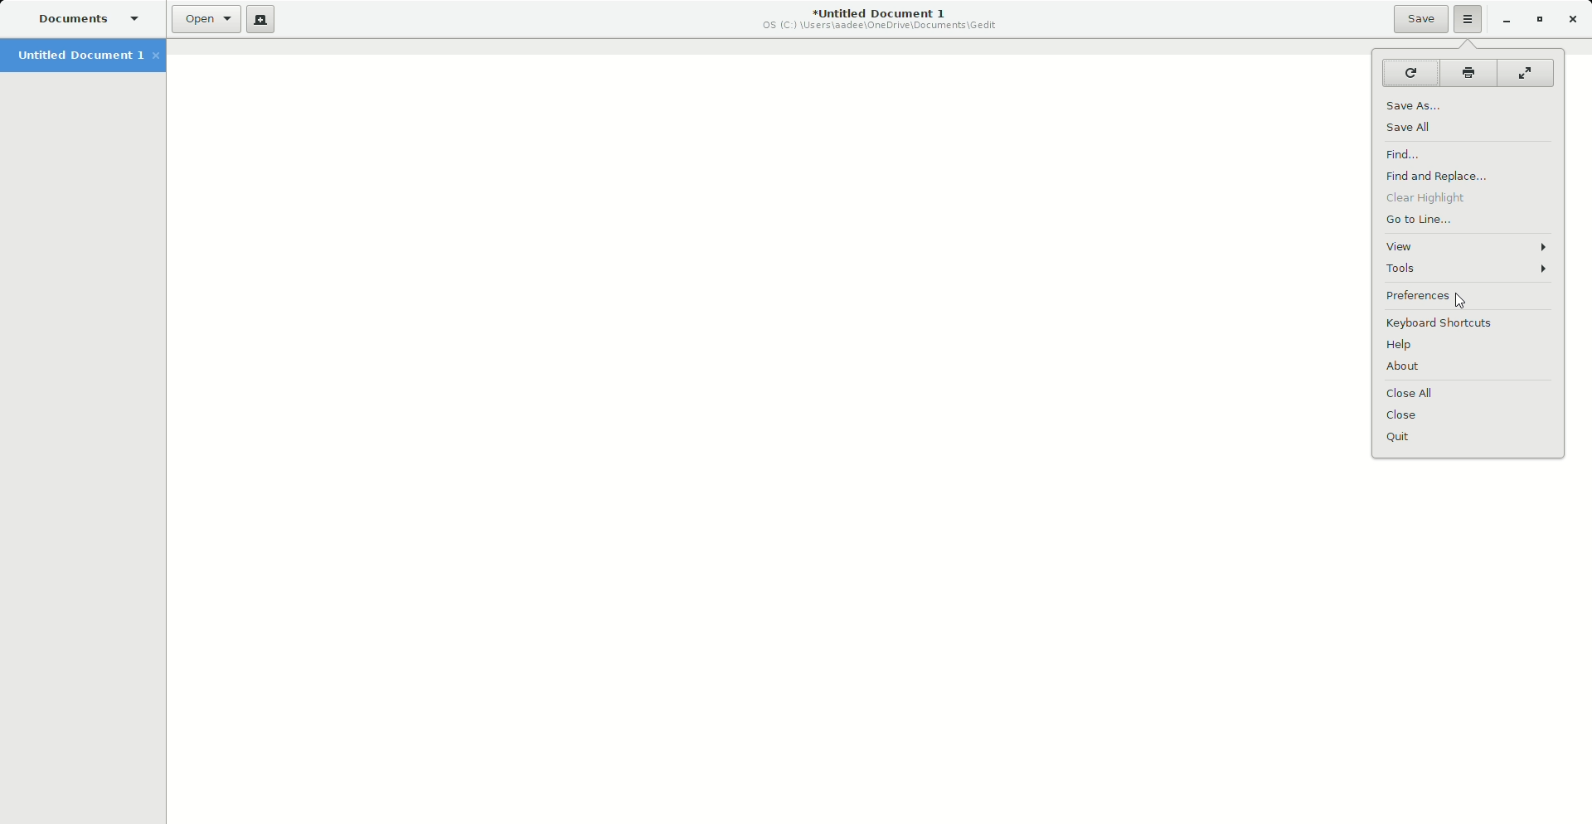 The width and height of the screenshot is (1592, 824). What do you see at coordinates (1410, 437) in the screenshot?
I see `Quit` at bounding box center [1410, 437].